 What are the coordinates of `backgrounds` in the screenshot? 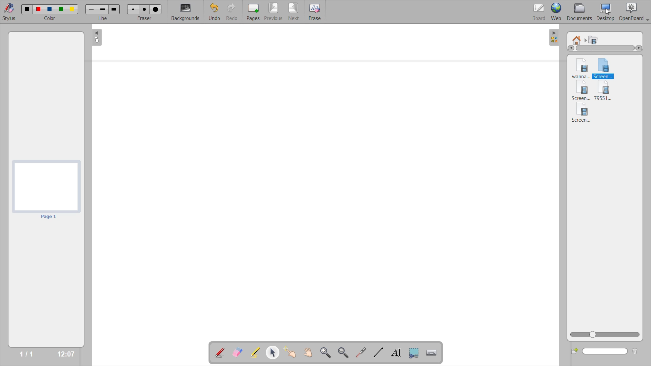 It's located at (186, 12).